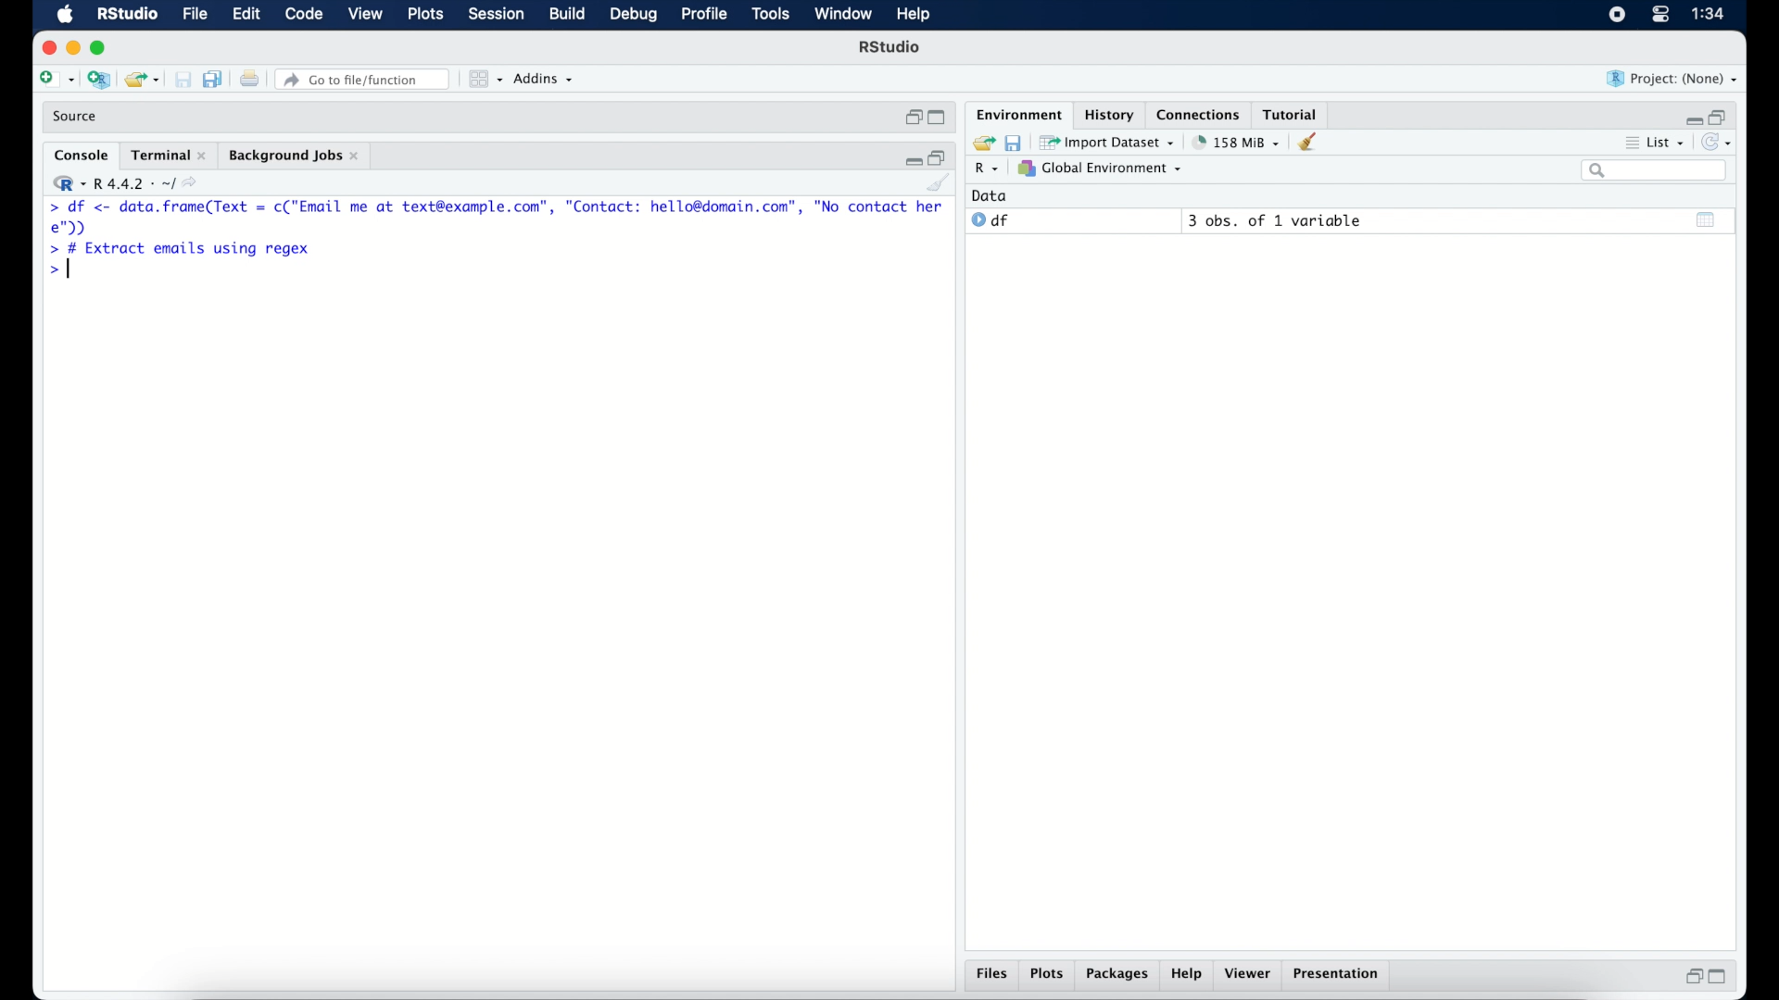 Image resolution: width=1779 pixels, height=1000 pixels. Describe the element at coordinates (183, 79) in the screenshot. I see `print` at that location.